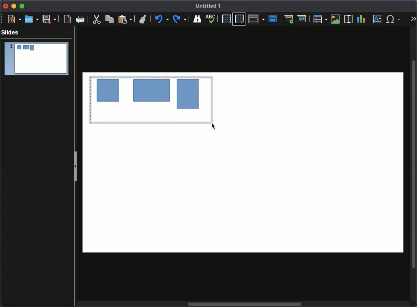  I want to click on Close, so click(6, 6).